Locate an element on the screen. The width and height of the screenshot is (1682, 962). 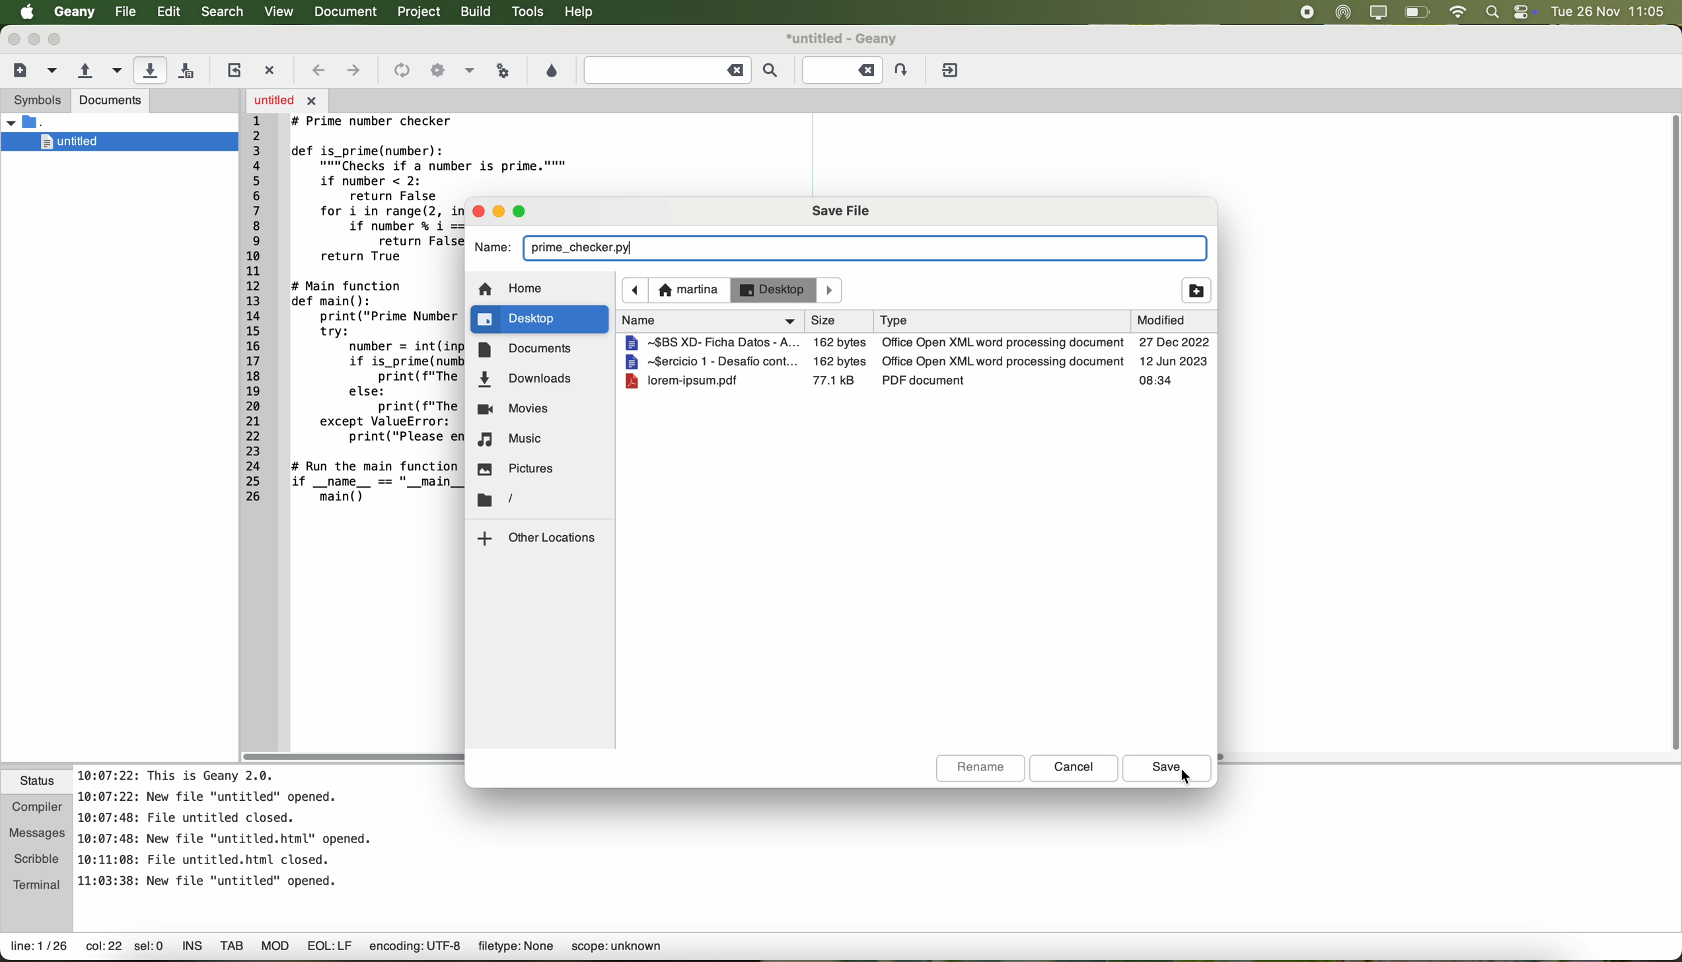
navigate back is located at coordinates (636, 289).